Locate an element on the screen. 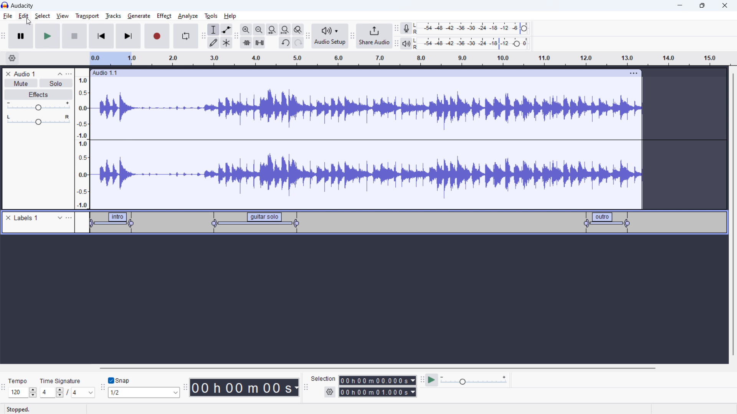 The width and height of the screenshot is (737, 414). selection is located at coordinates (323, 379).